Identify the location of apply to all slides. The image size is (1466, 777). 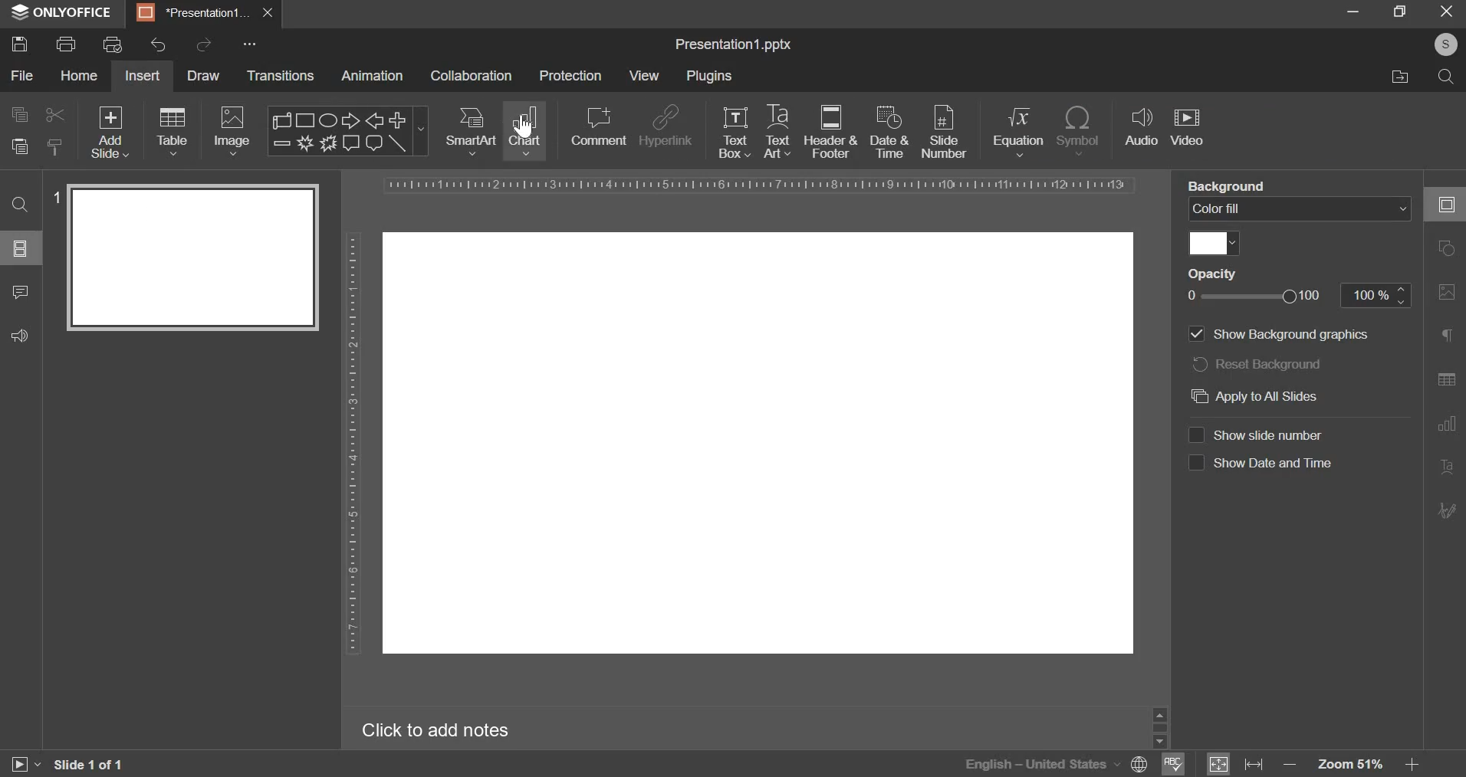
(1257, 395).